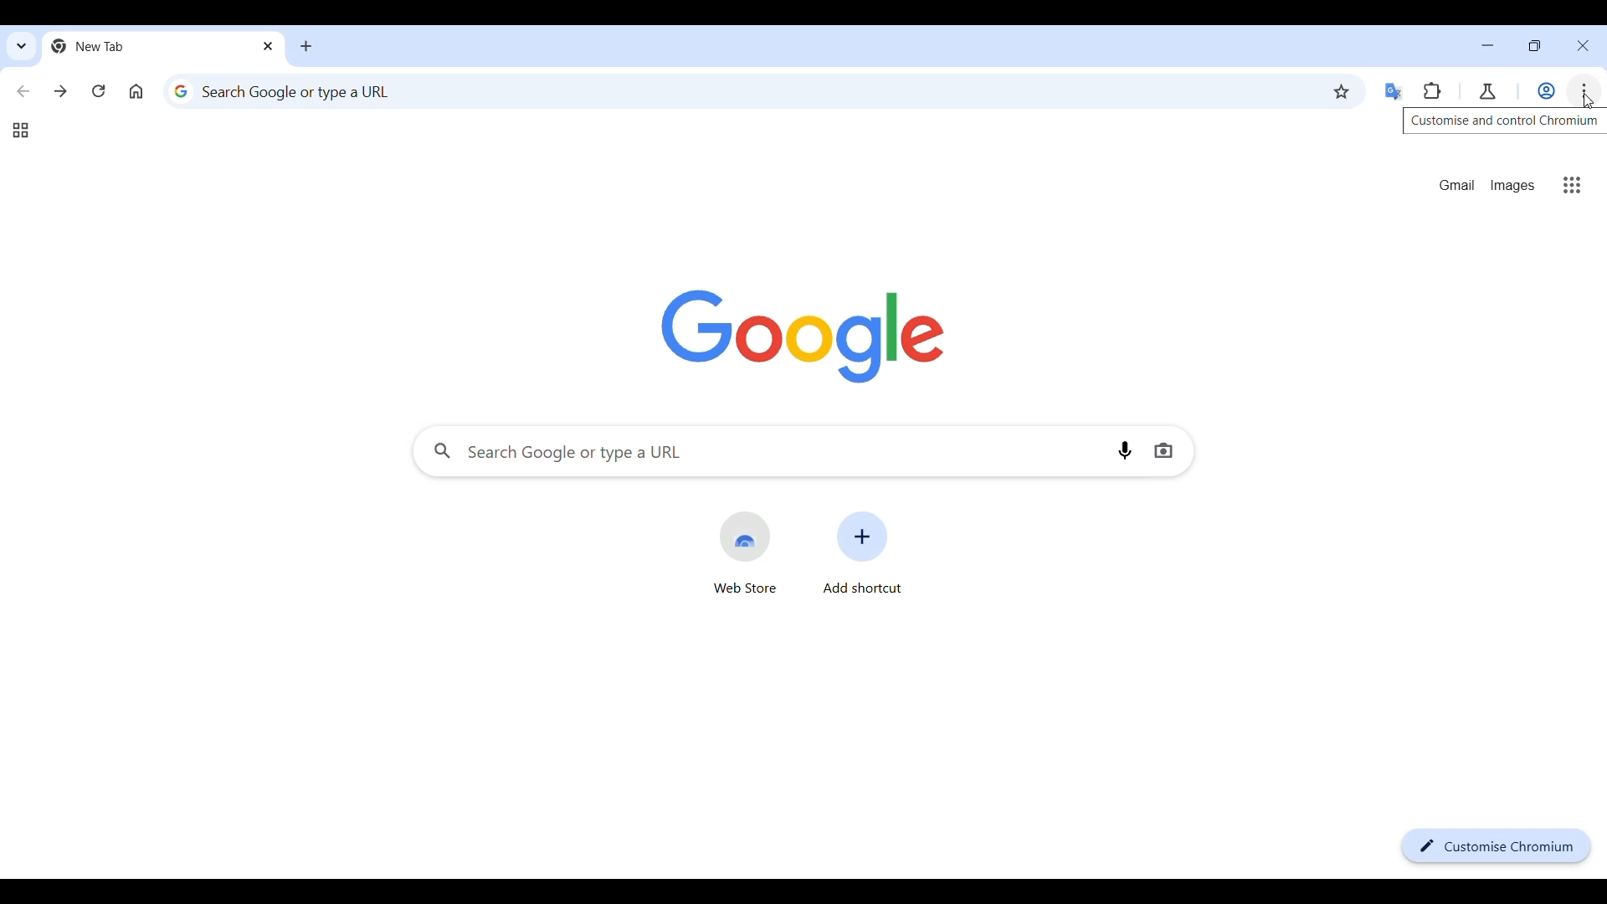  What do you see at coordinates (759, 452) in the screenshot?
I see `Search Google or type a url` at bounding box center [759, 452].